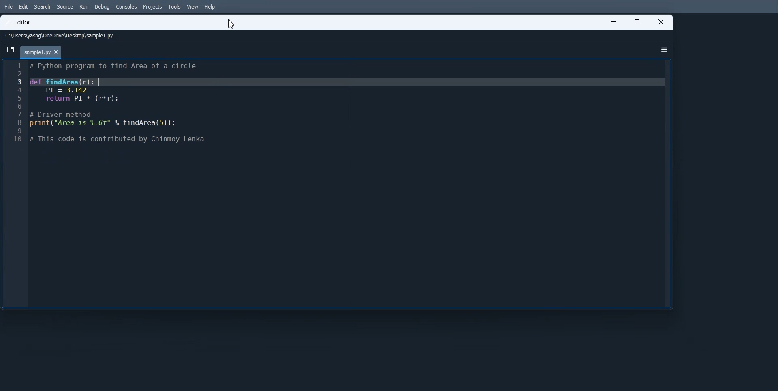 The height and width of the screenshot is (391, 778). I want to click on Options, so click(662, 50).